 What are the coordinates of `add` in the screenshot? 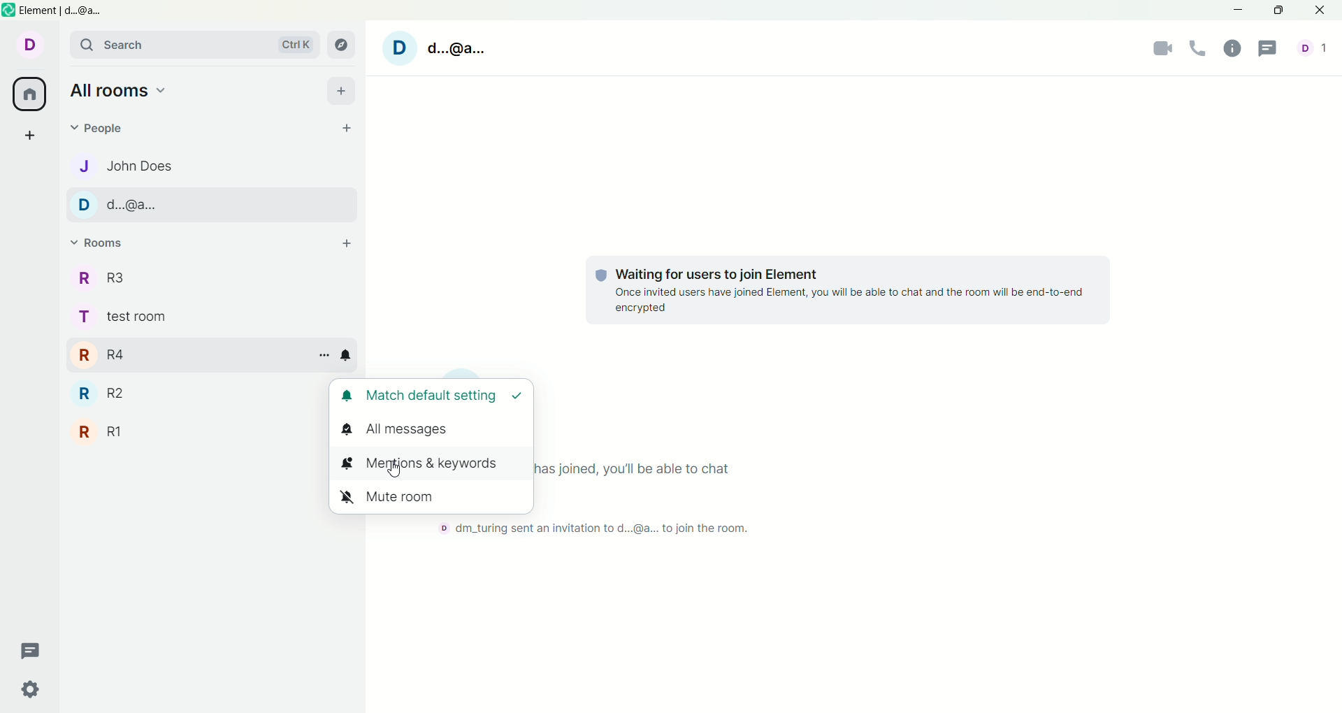 It's located at (341, 91).